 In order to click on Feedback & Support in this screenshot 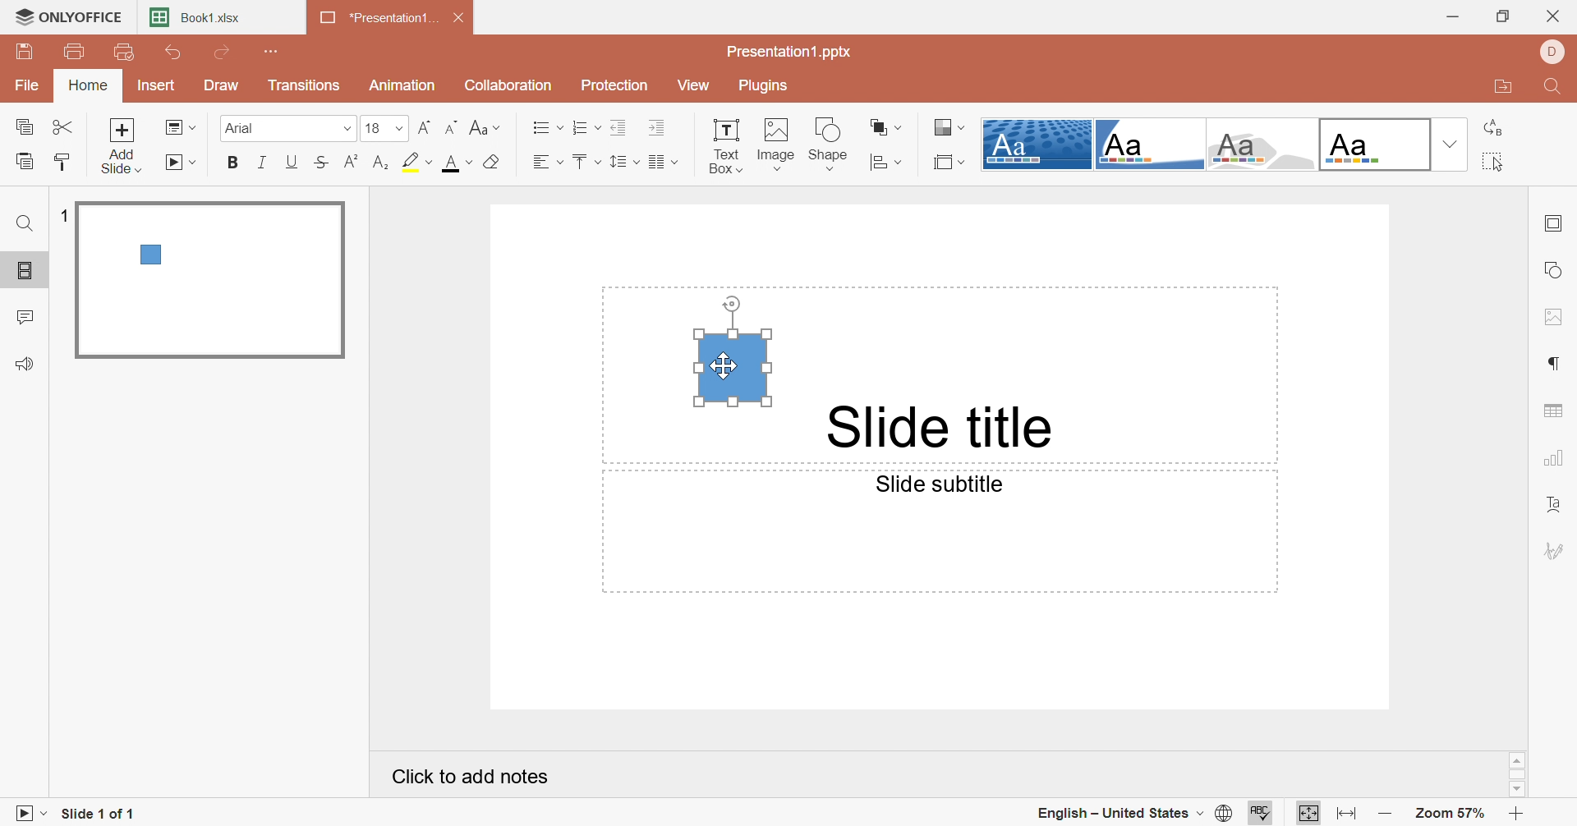, I will do `click(27, 364)`.